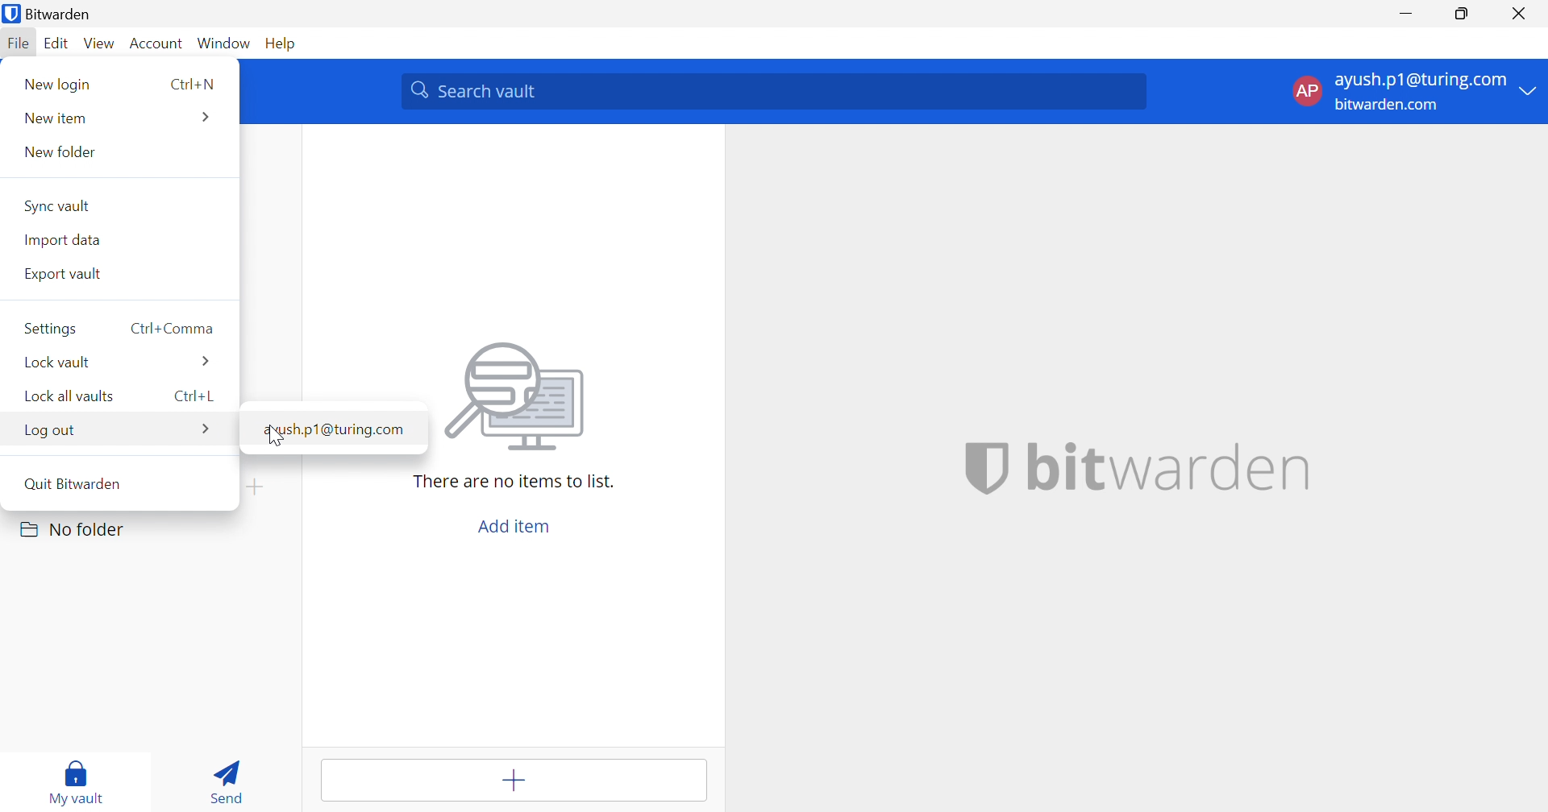 This screenshot has height=812, width=1548. Describe the element at coordinates (61, 239) in the screenshot. I see `Import data` at that location.